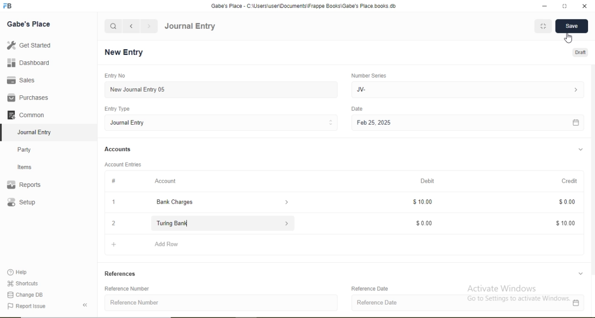 This screenshot has width=595, height=318. Describe the element at coordinates (26, 294) in the screenshot. I see `Change DB` at that location.